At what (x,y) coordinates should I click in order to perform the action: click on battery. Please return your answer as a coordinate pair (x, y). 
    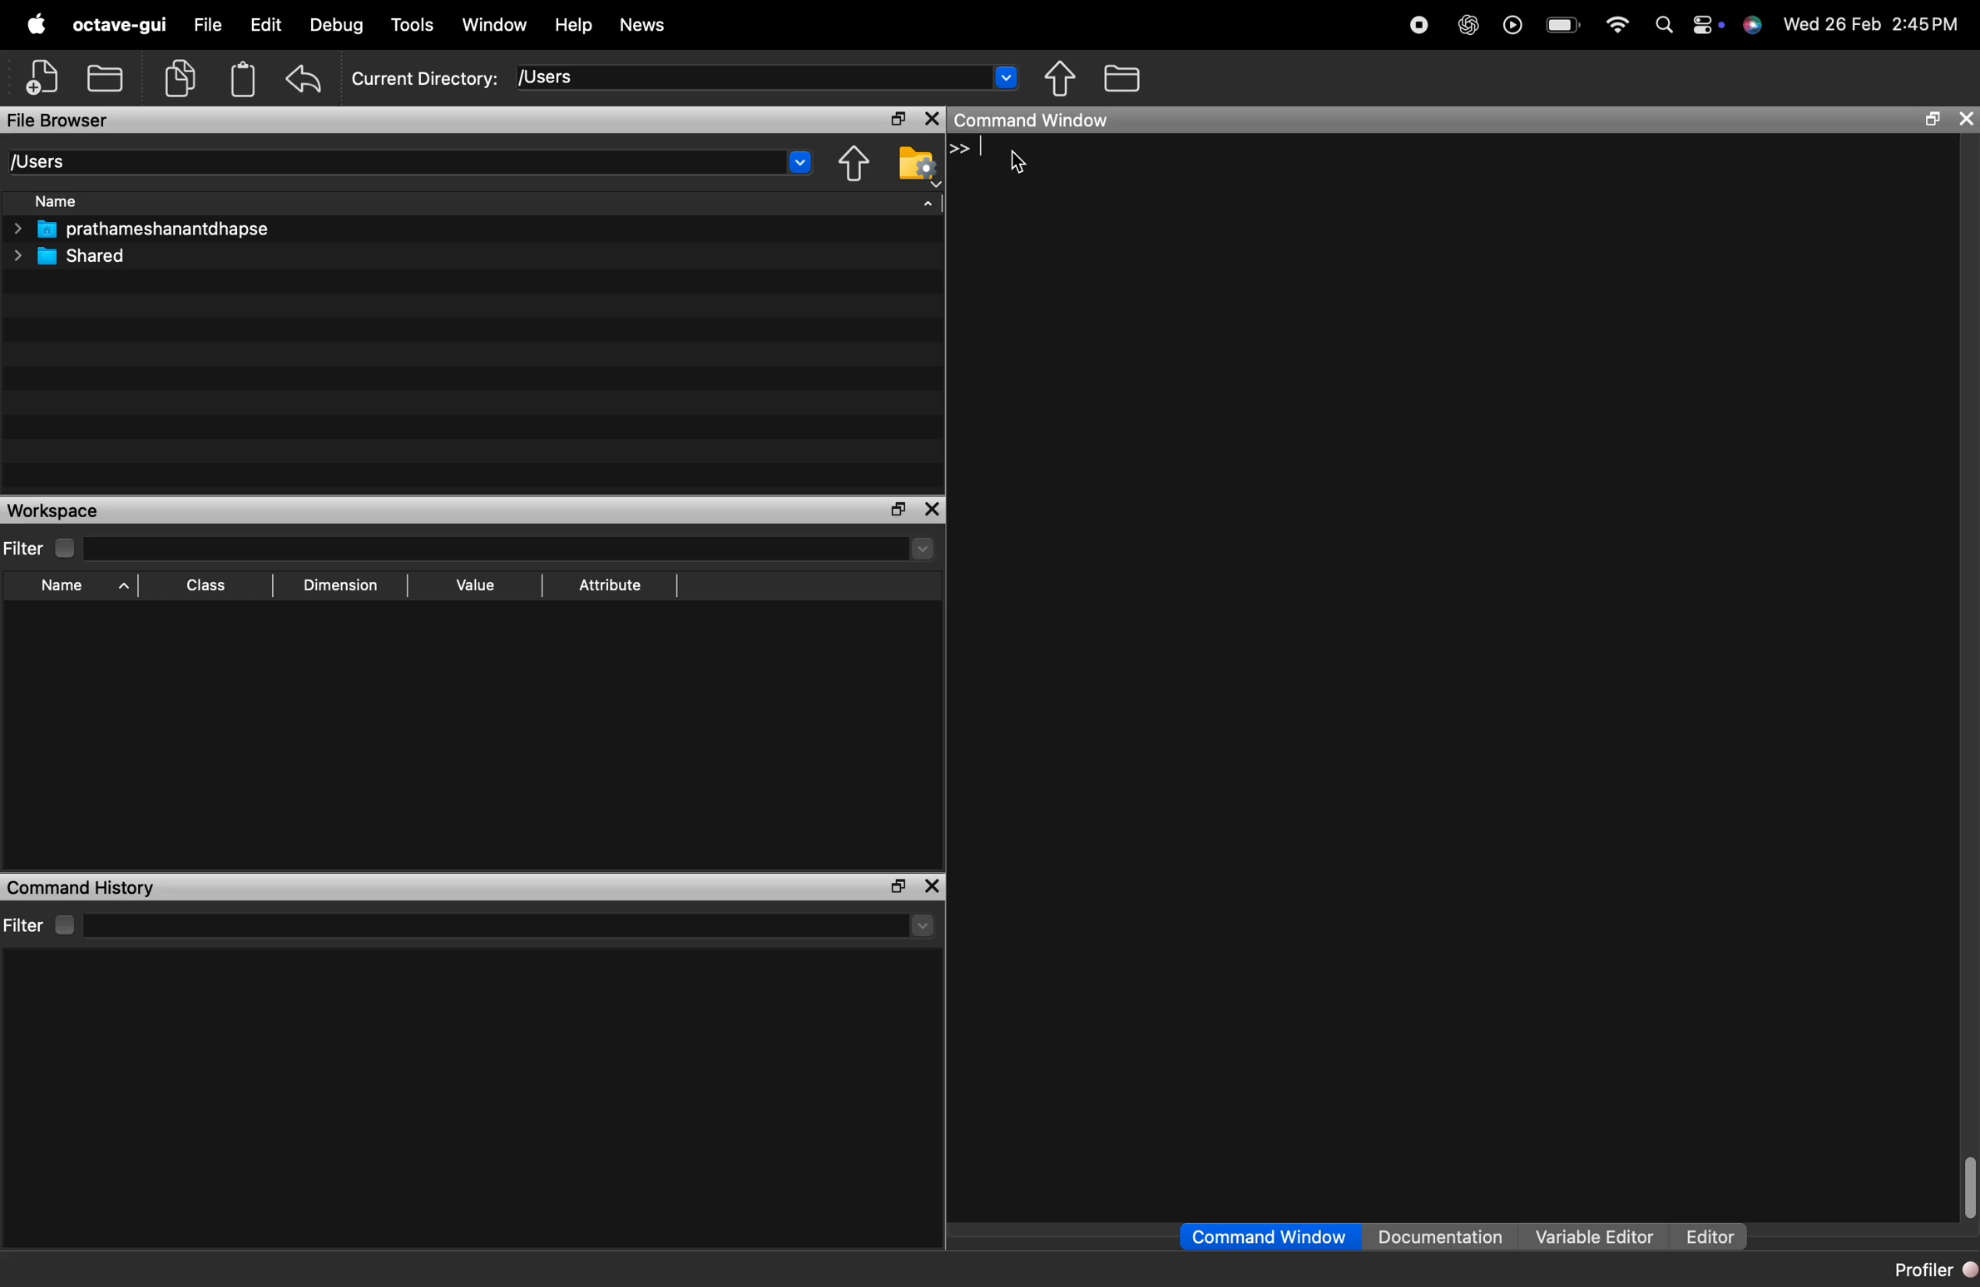
    Looking at the image, I should click on (1561, 23).